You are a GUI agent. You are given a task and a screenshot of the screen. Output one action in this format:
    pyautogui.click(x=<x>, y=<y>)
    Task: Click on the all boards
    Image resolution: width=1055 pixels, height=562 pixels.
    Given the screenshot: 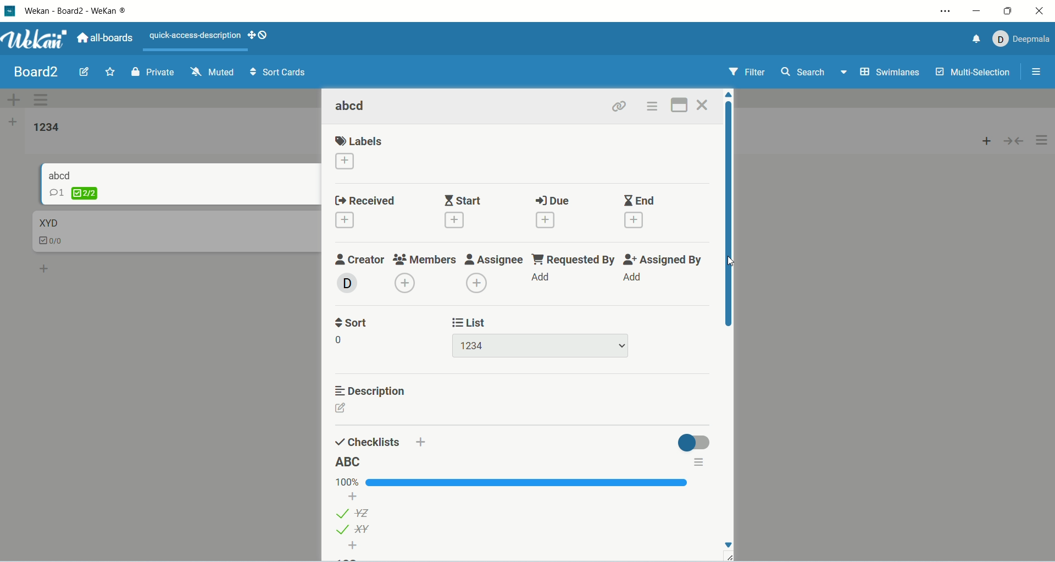 What is the action you would take?
    pyautogui.click(x=108, y=38)
    